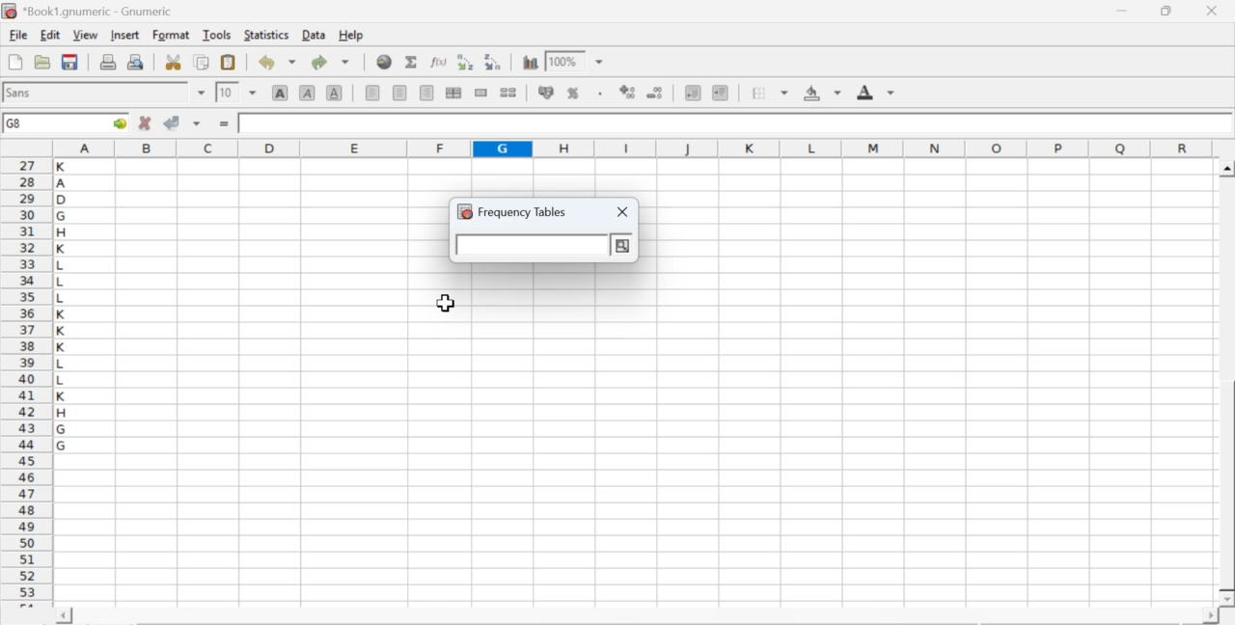 This screenshot has width=1235, height=625. Describe the element at coordinates (218, 34) in the screenshot. I see `tools` at that location.